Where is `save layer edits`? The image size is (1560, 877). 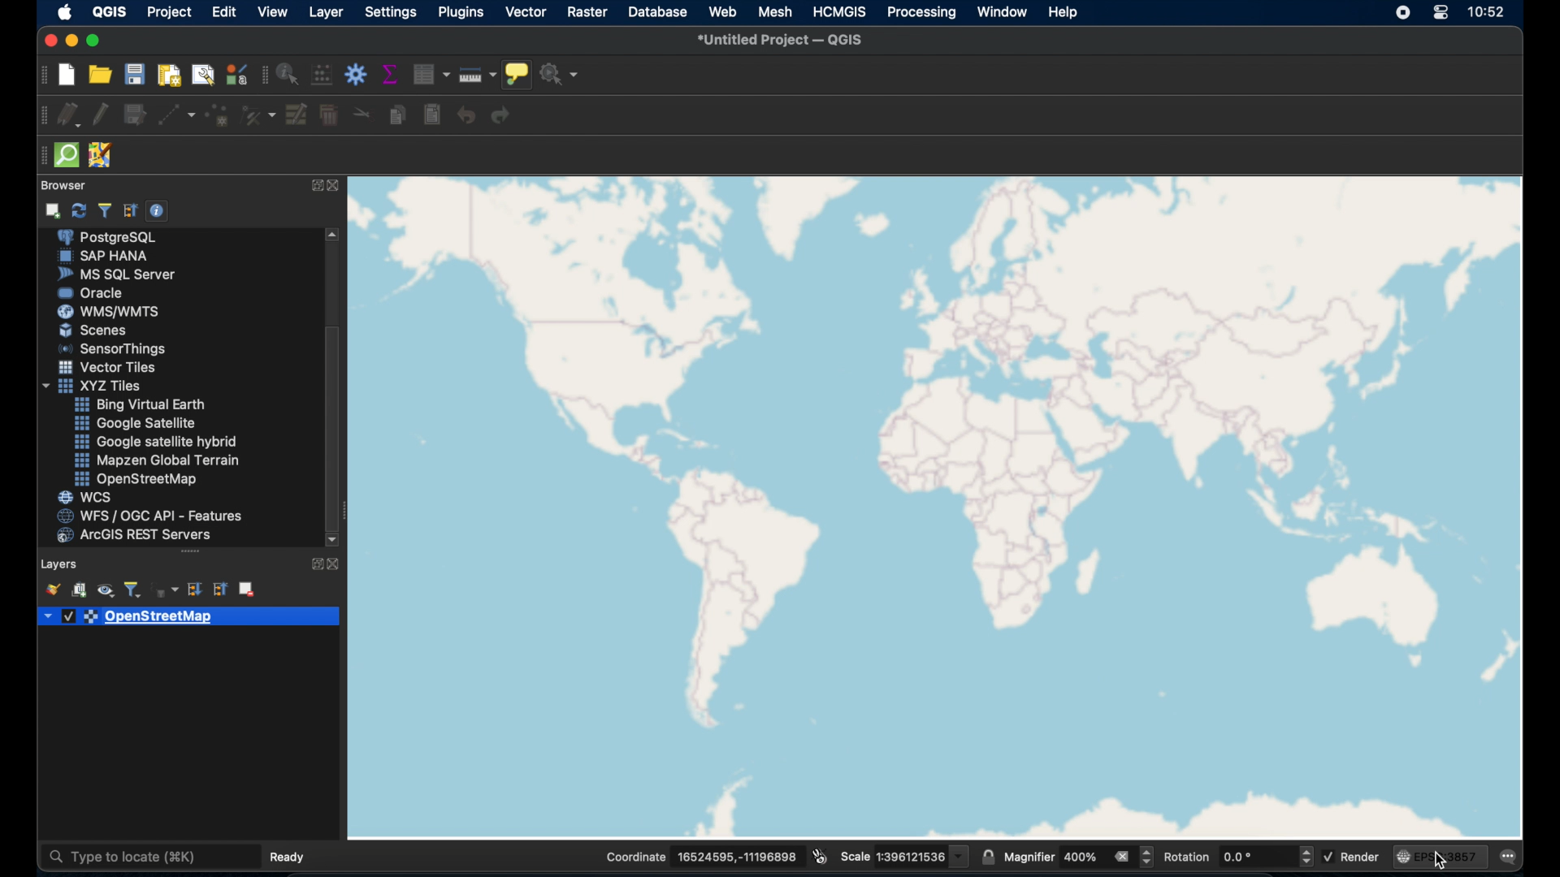 save layer edits is located at coordinates (136, 118).